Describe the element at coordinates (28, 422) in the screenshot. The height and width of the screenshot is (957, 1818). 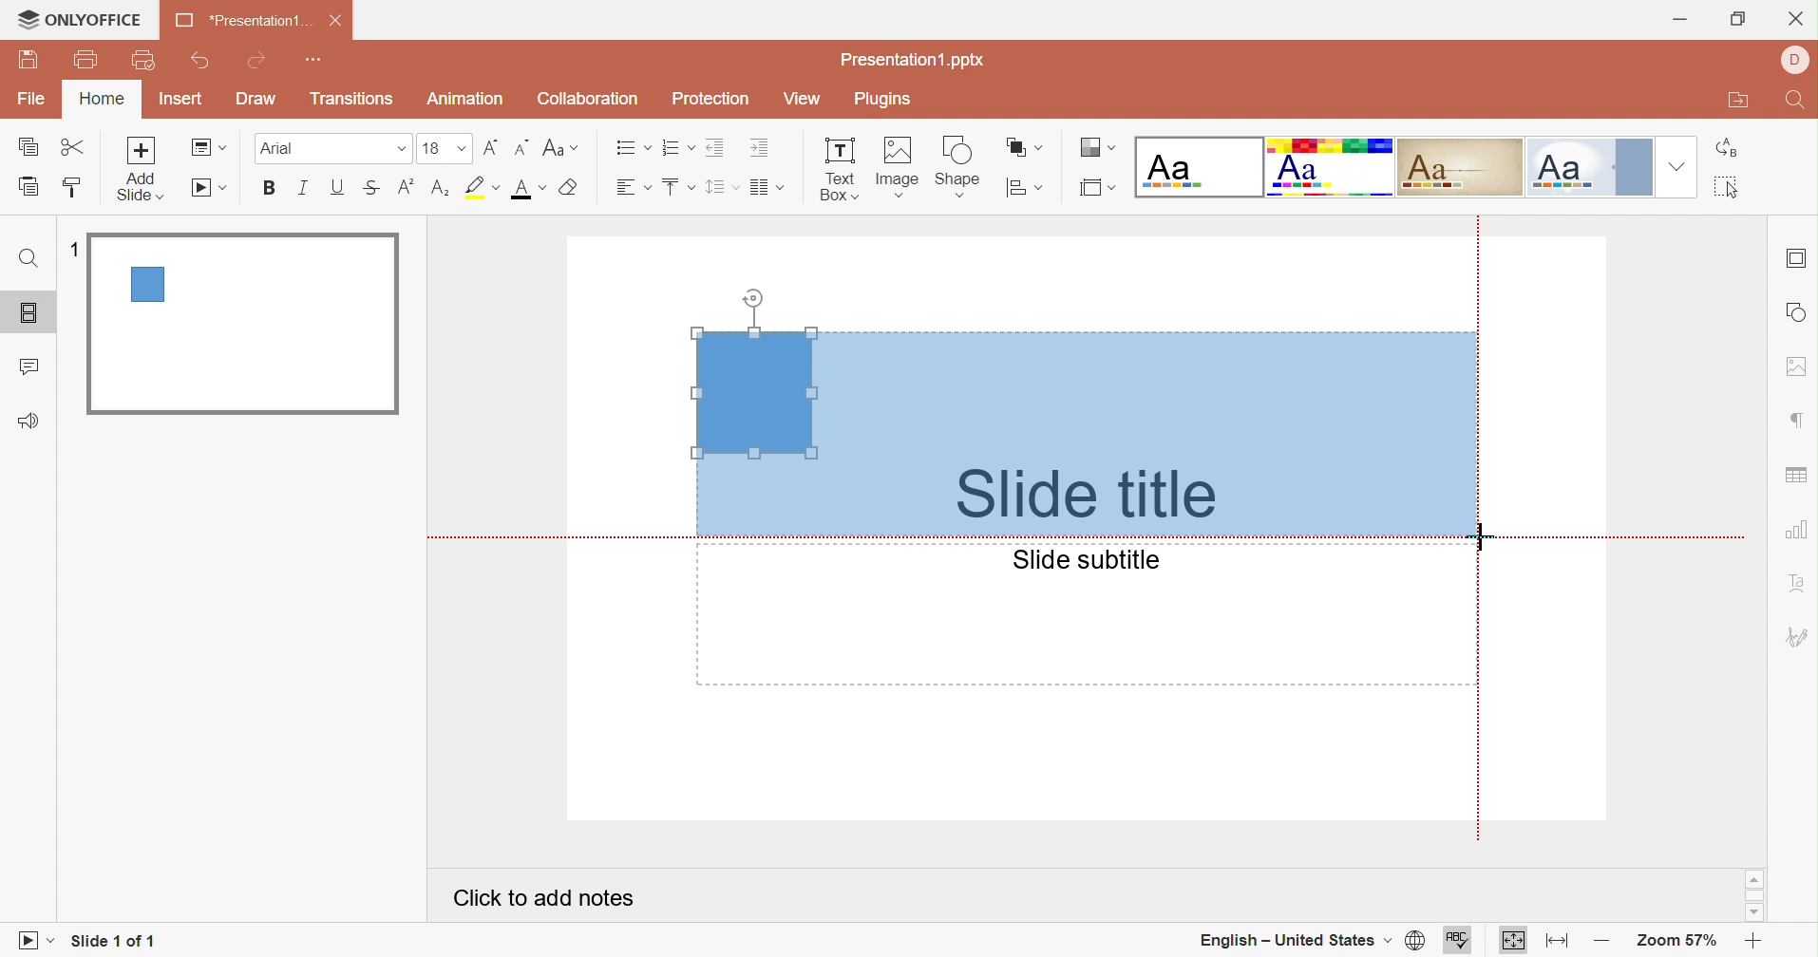
I see `Support & Feedback` at that location.